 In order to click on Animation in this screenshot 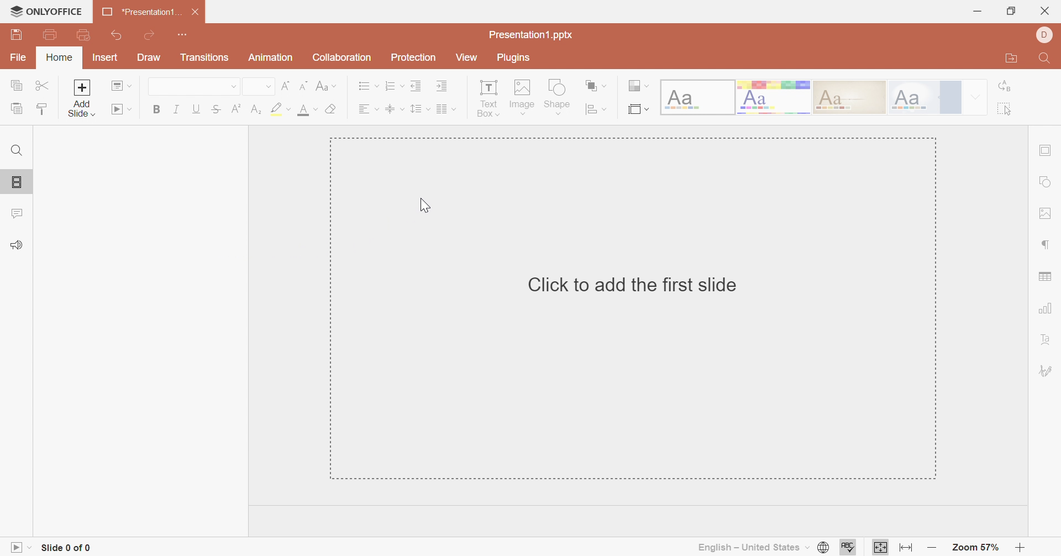, I will do `click(271, 57)`.